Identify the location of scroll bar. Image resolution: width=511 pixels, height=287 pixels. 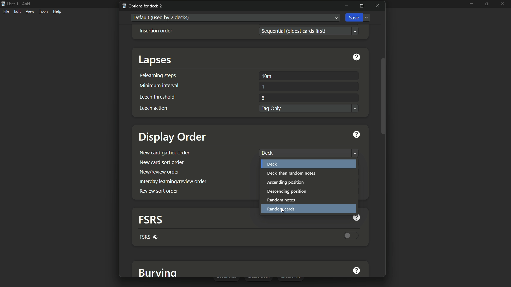
(383, 96).